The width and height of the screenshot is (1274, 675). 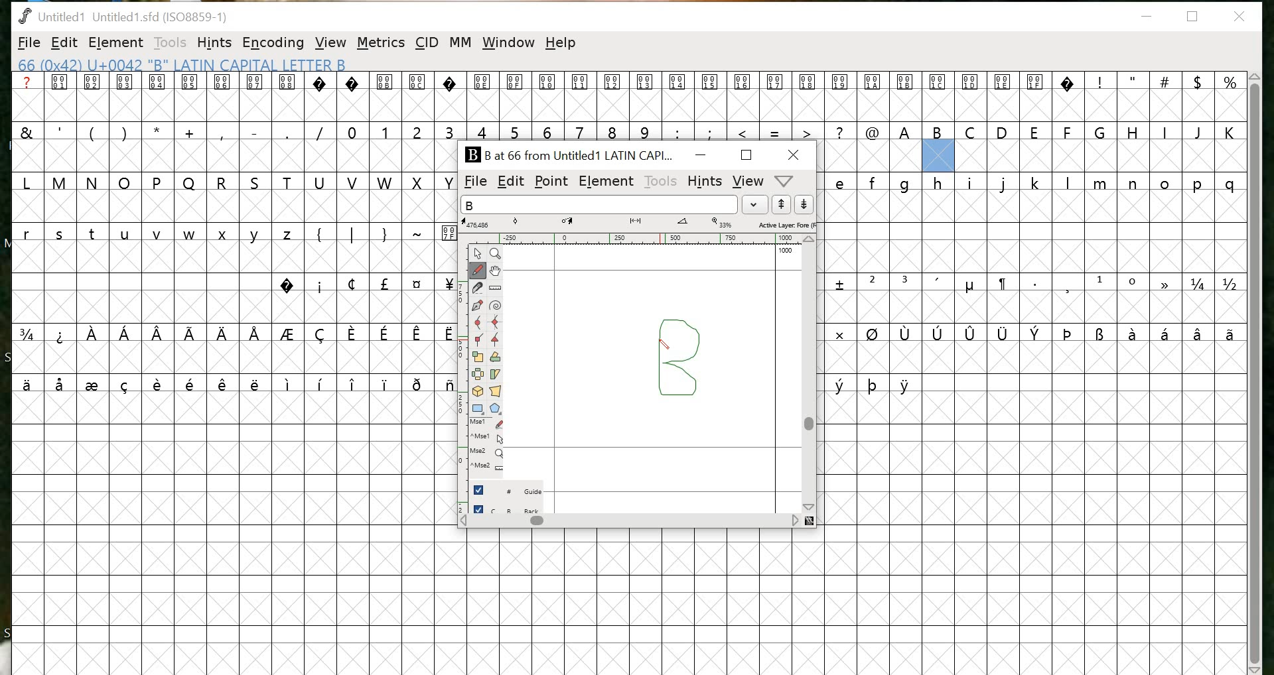 What do you see at coordinates (488, 454) in the screenshot?
I see `Mouse wheel button` at bounding box center [488, 454].